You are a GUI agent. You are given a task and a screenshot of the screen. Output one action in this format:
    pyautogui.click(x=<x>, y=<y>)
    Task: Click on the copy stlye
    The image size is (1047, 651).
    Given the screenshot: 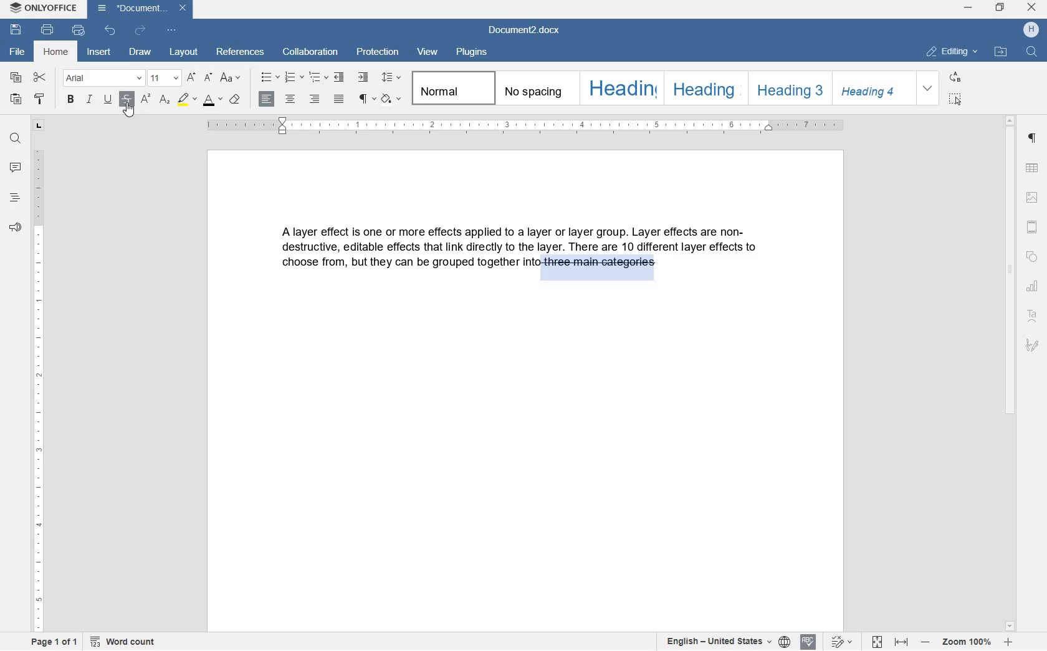 What is the action you would take?
    pyautogui.click(x=39, y=100)
    